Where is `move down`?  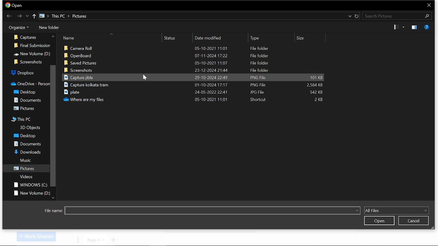 move down is located at coordinates (53, 197).